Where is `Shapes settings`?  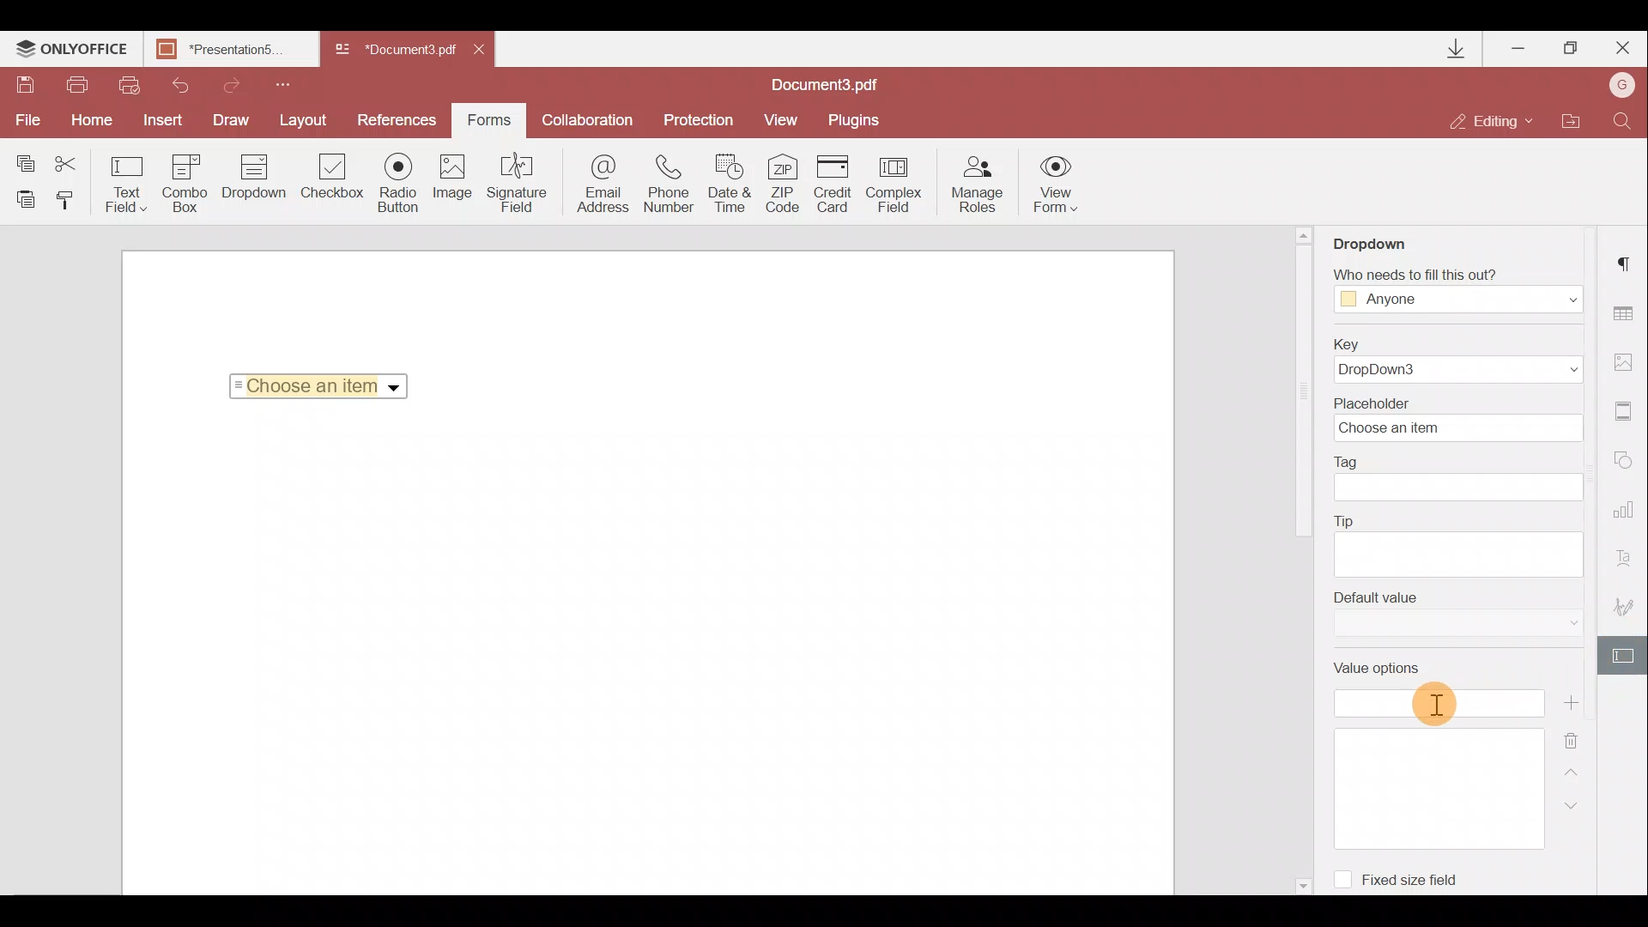
Shapes settings is located at coordinates (1628, 462).